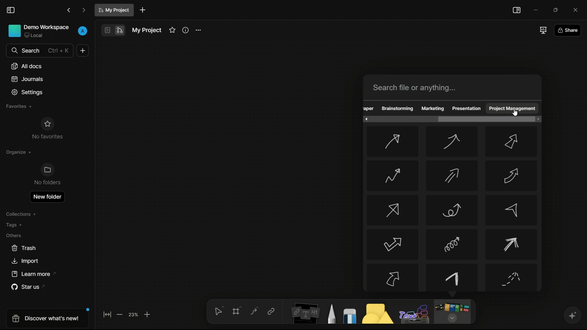  Describe the element at coordinates (13, 235) in the screenshot. I see `others` at that location.